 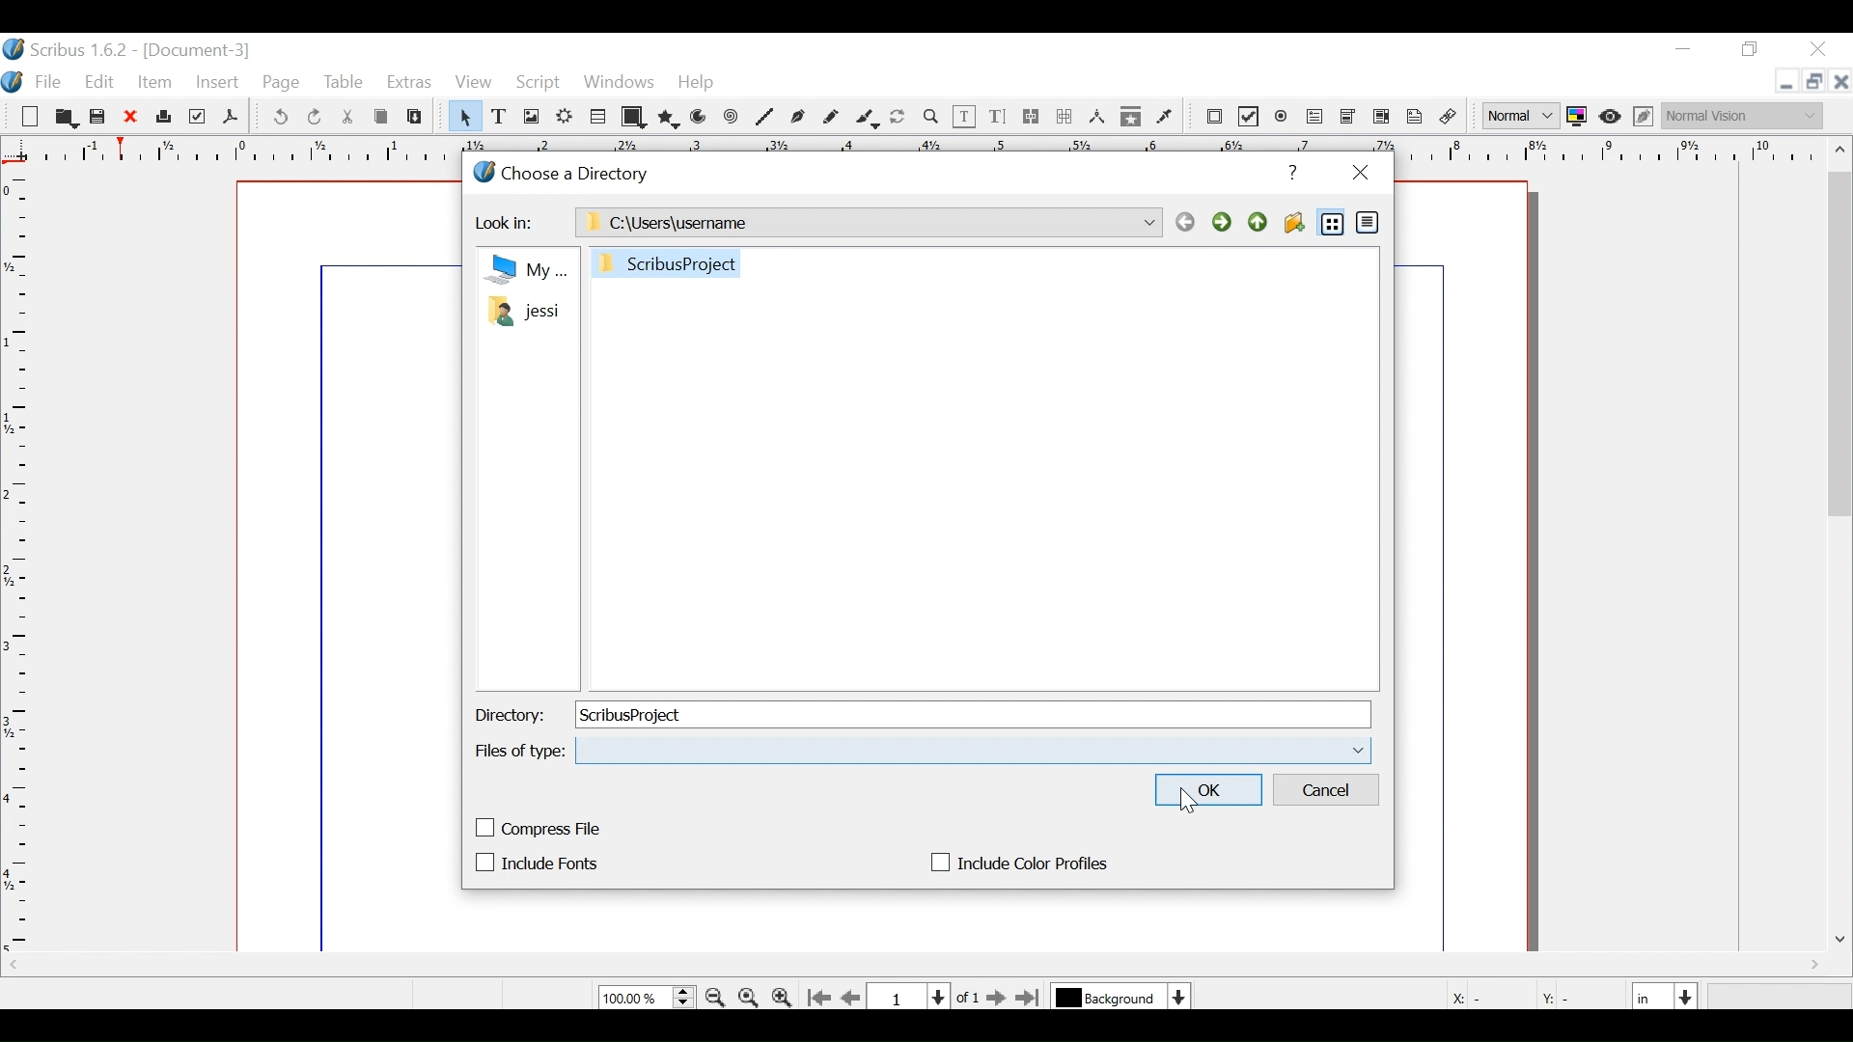 I want to click on Print, so click(x=163, y=118).